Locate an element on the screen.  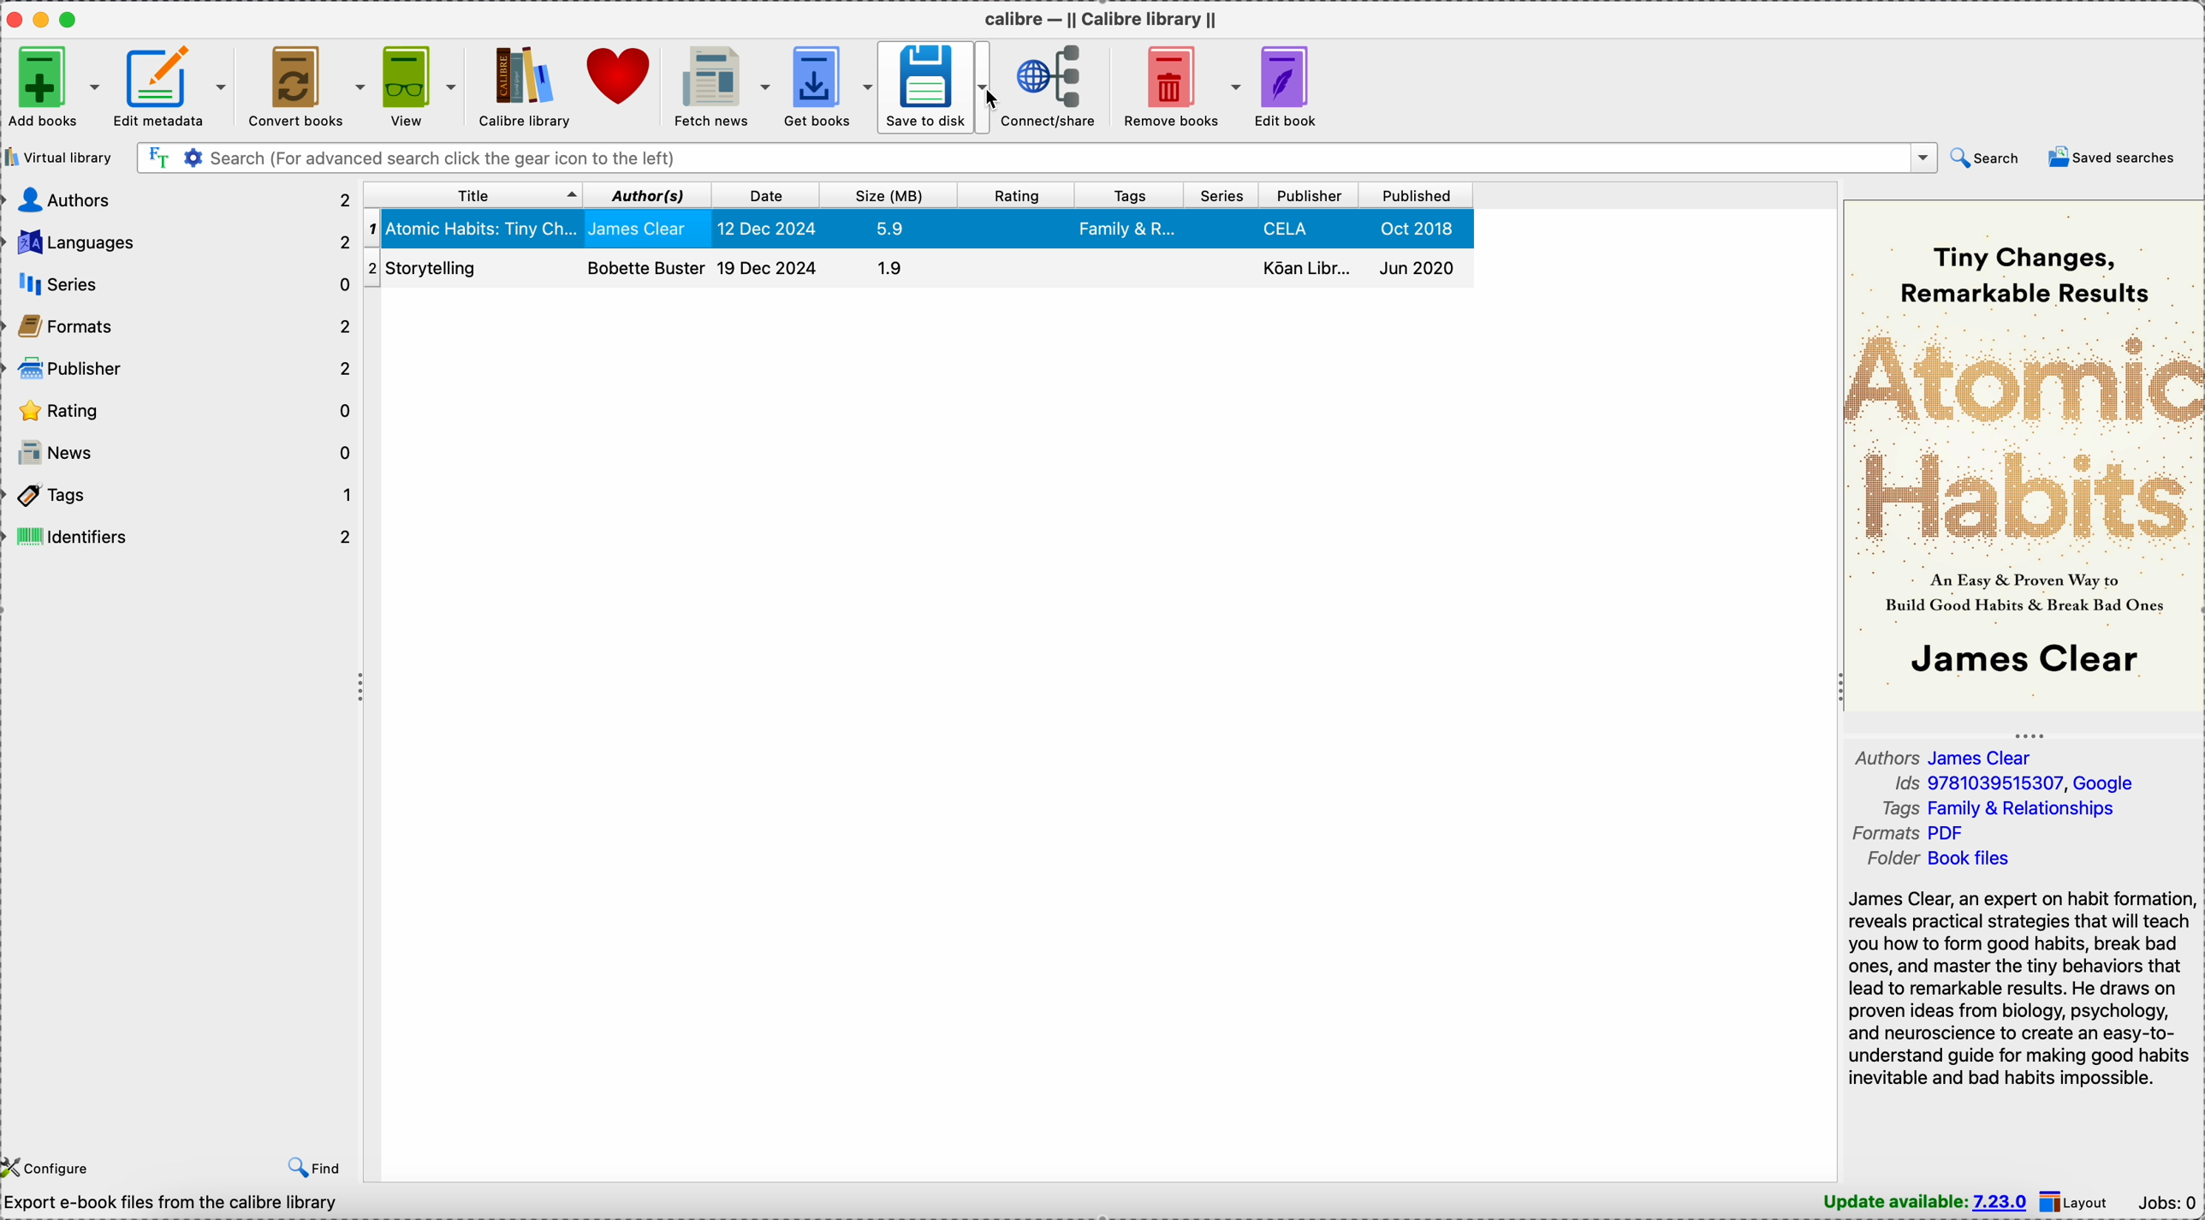
get books is located at coordinates (825, 85).